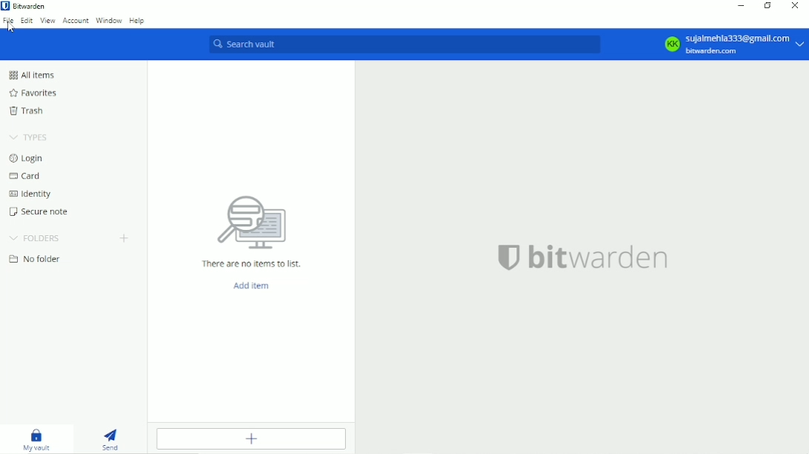  I want to click on Search vault, so click(407, 42).